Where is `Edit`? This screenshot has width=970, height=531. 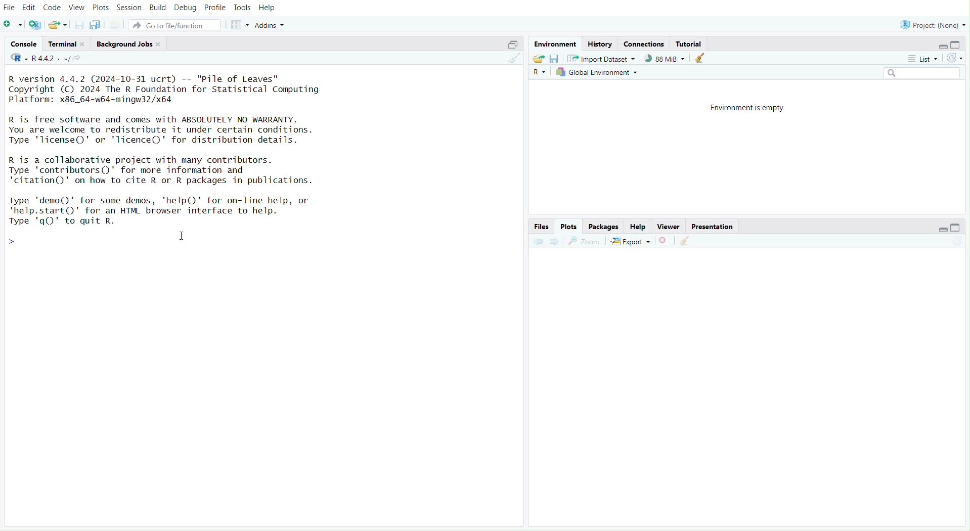 Edit is located at coordinates (29, 7).